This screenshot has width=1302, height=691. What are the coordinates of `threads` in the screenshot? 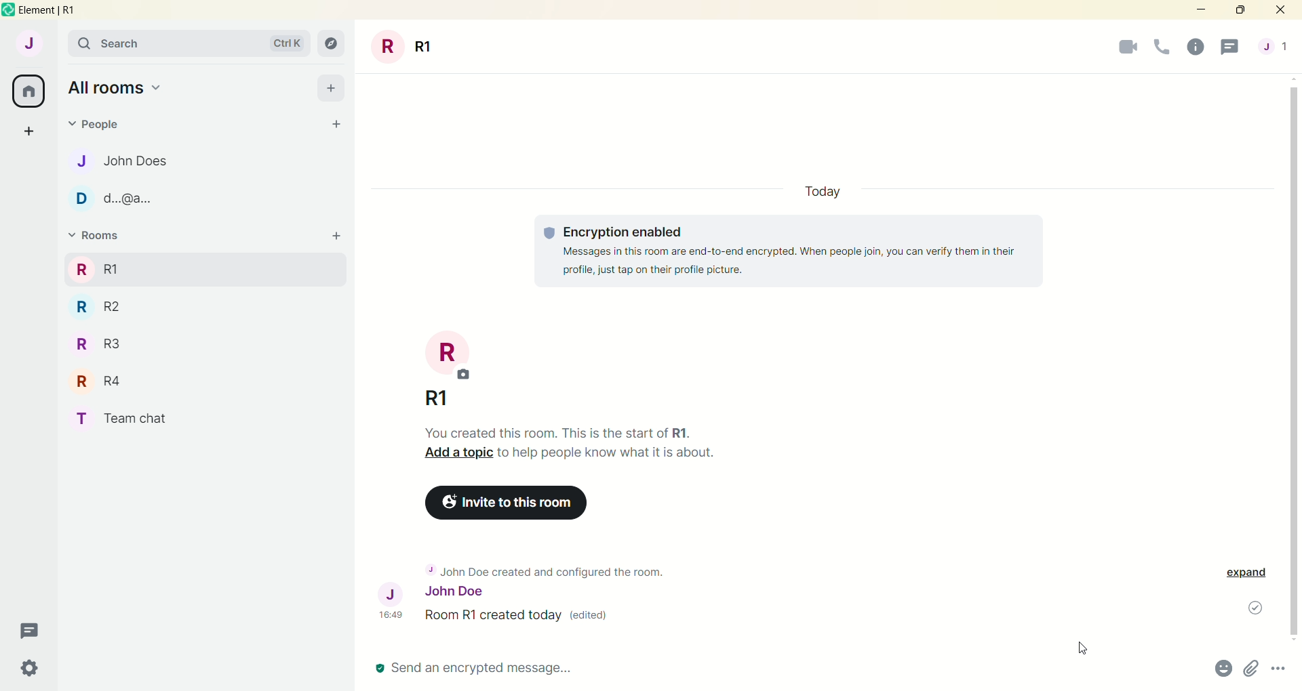 It's located at (1231, 47).